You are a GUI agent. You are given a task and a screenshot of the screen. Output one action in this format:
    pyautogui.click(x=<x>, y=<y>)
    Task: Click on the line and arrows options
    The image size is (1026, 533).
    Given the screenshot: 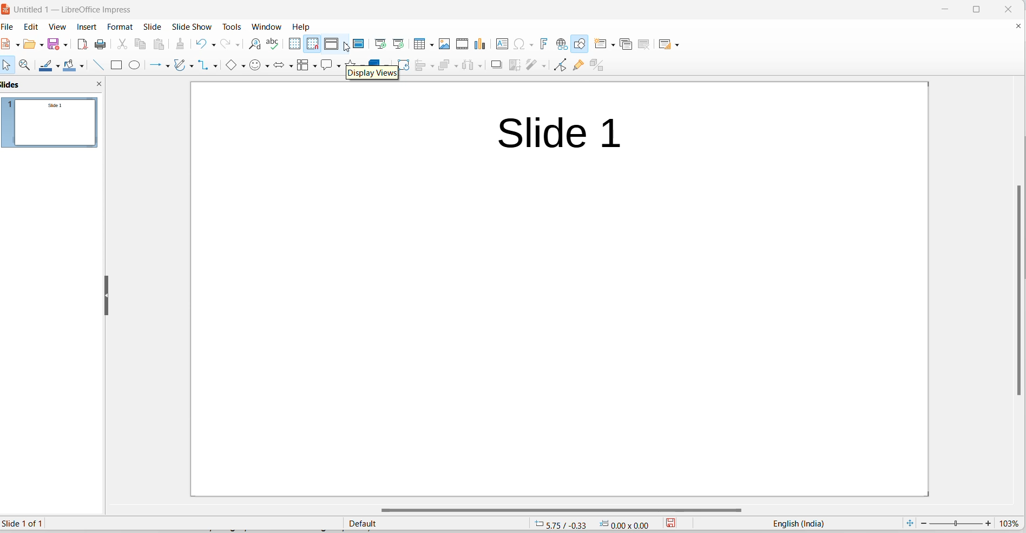 What is the action you would take?
    pyautogui.click(x=169, y=66)
    